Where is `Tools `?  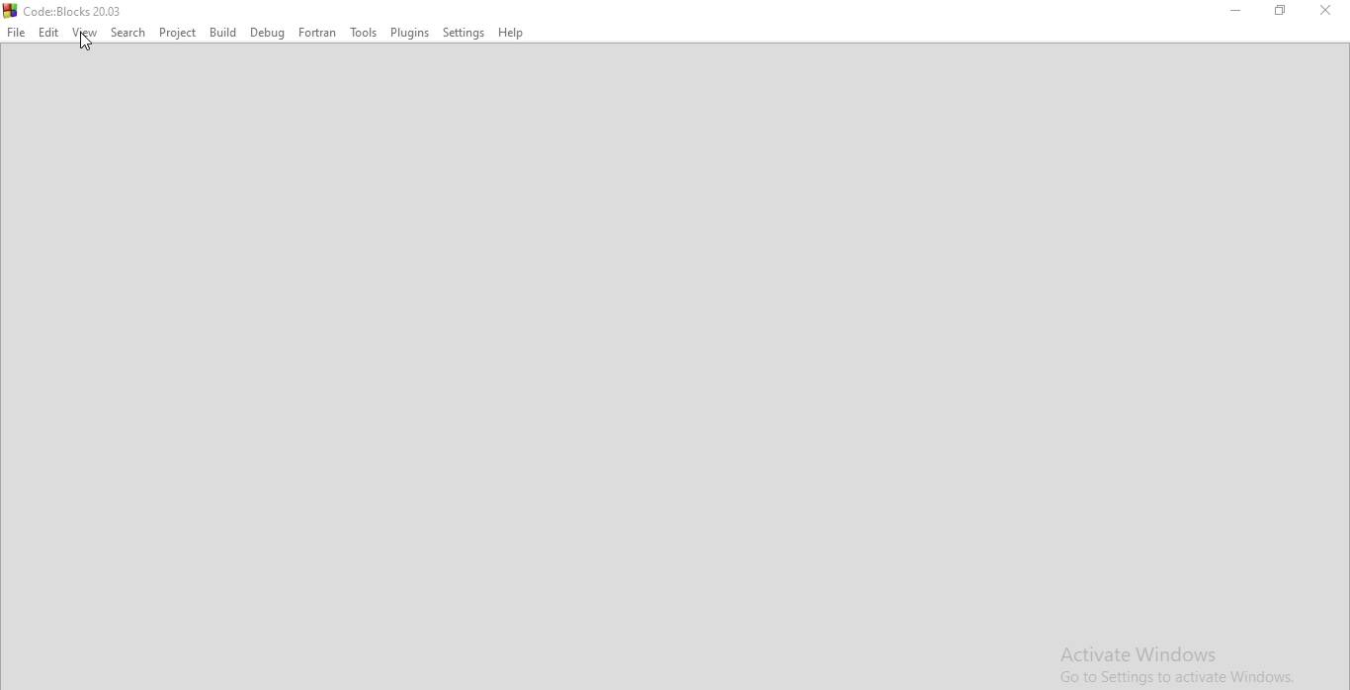 Tools  is located at coordinates (363, 32).